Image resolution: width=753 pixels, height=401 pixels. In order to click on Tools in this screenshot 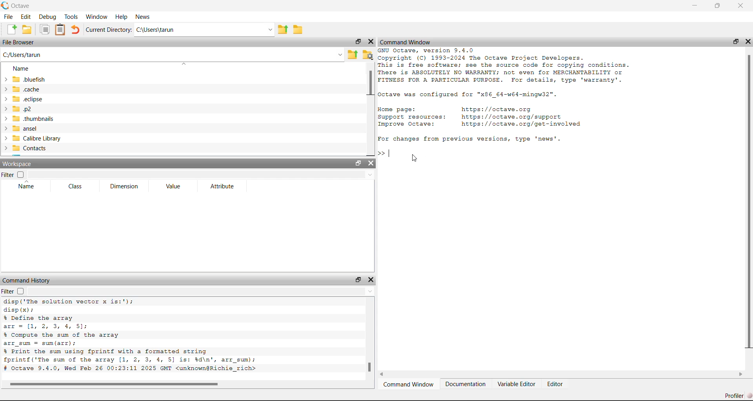, I will do `click(72, 16)`.